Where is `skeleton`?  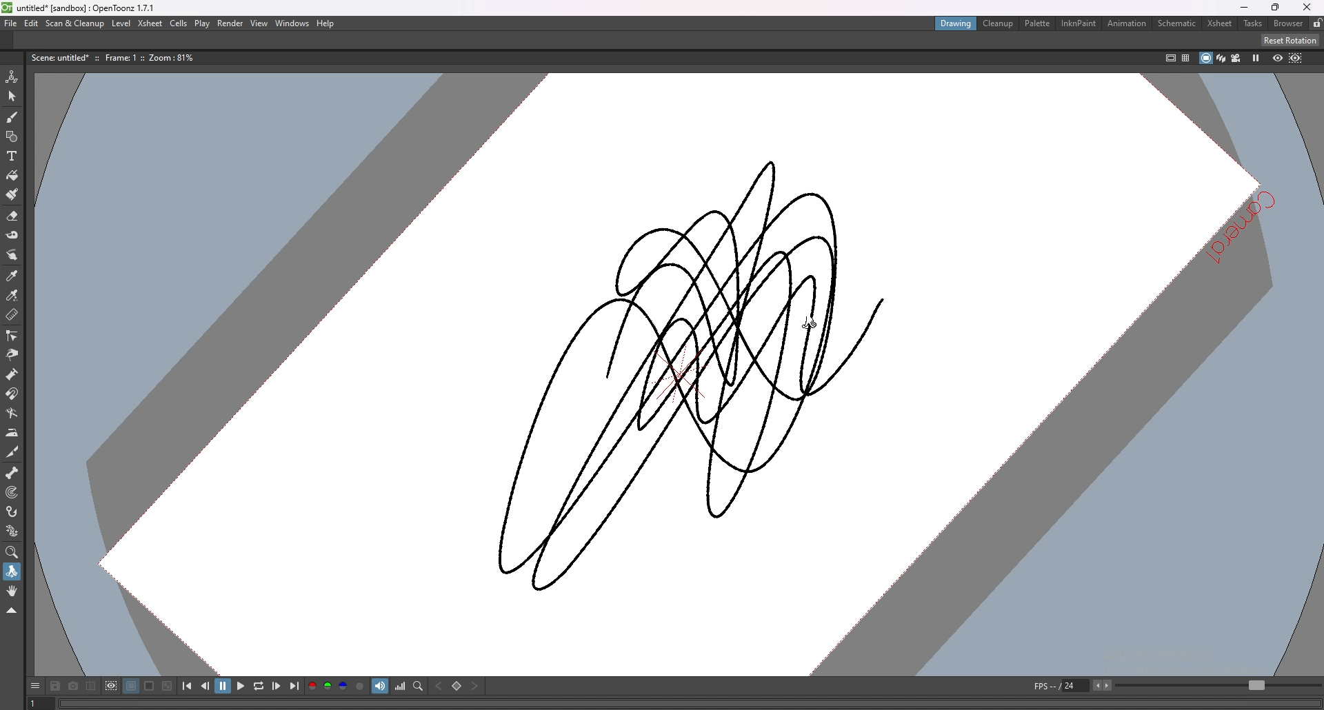 skeleton is located at coordinates (12, 471).